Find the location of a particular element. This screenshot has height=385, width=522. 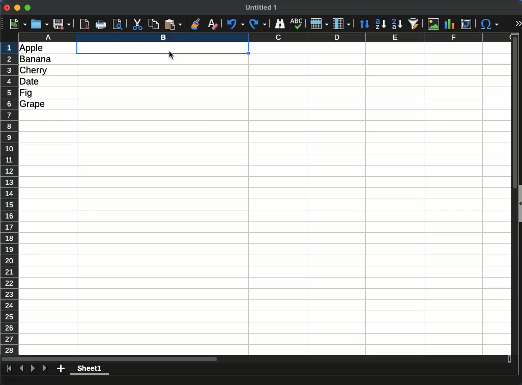

date is located at coordinates (30, 81).